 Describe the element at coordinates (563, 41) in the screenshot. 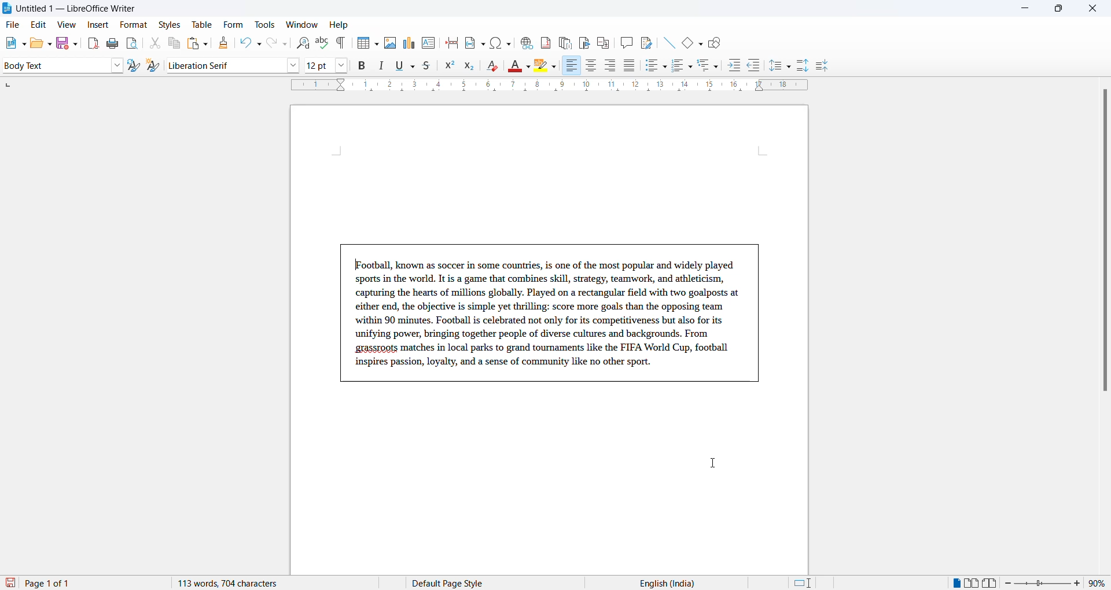

I see `insert endnote` at that location.